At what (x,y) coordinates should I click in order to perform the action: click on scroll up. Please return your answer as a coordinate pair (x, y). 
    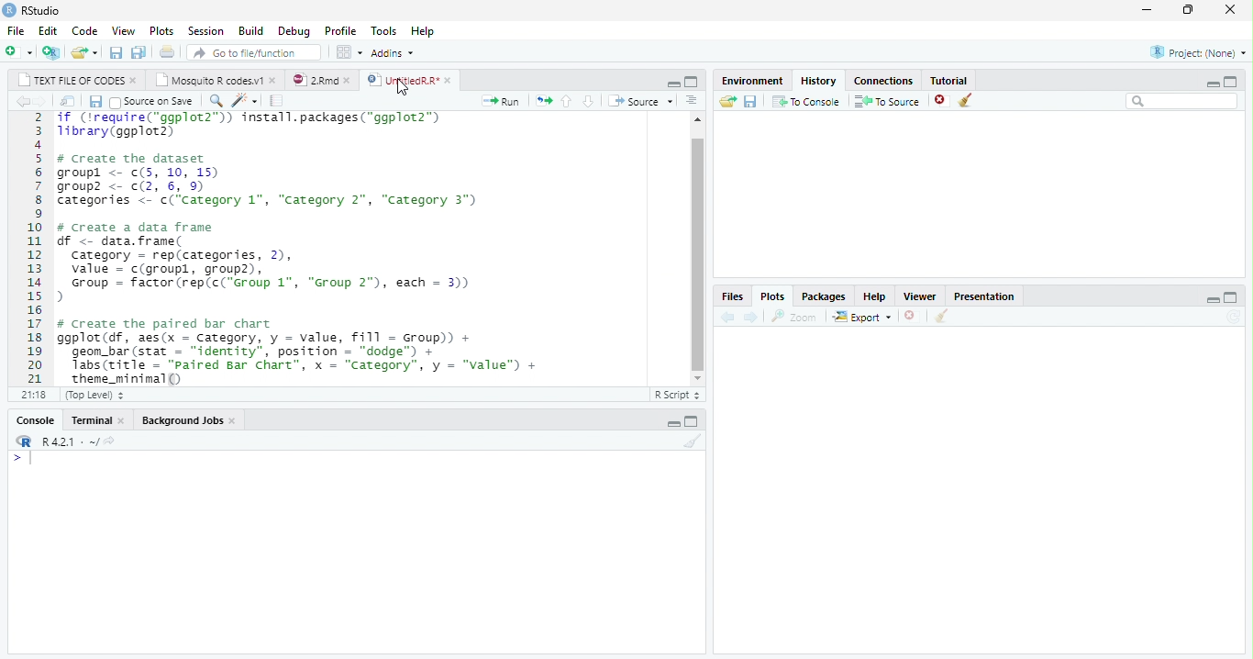
    Looking at the image, I should click on (698, 119).